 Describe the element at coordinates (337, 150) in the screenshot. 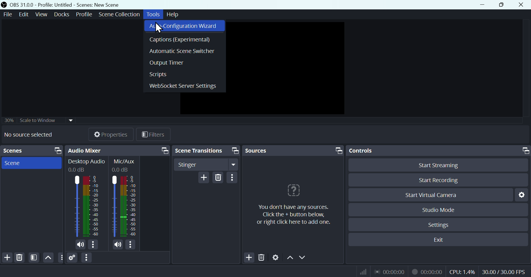

I see `screen resize` at that location.